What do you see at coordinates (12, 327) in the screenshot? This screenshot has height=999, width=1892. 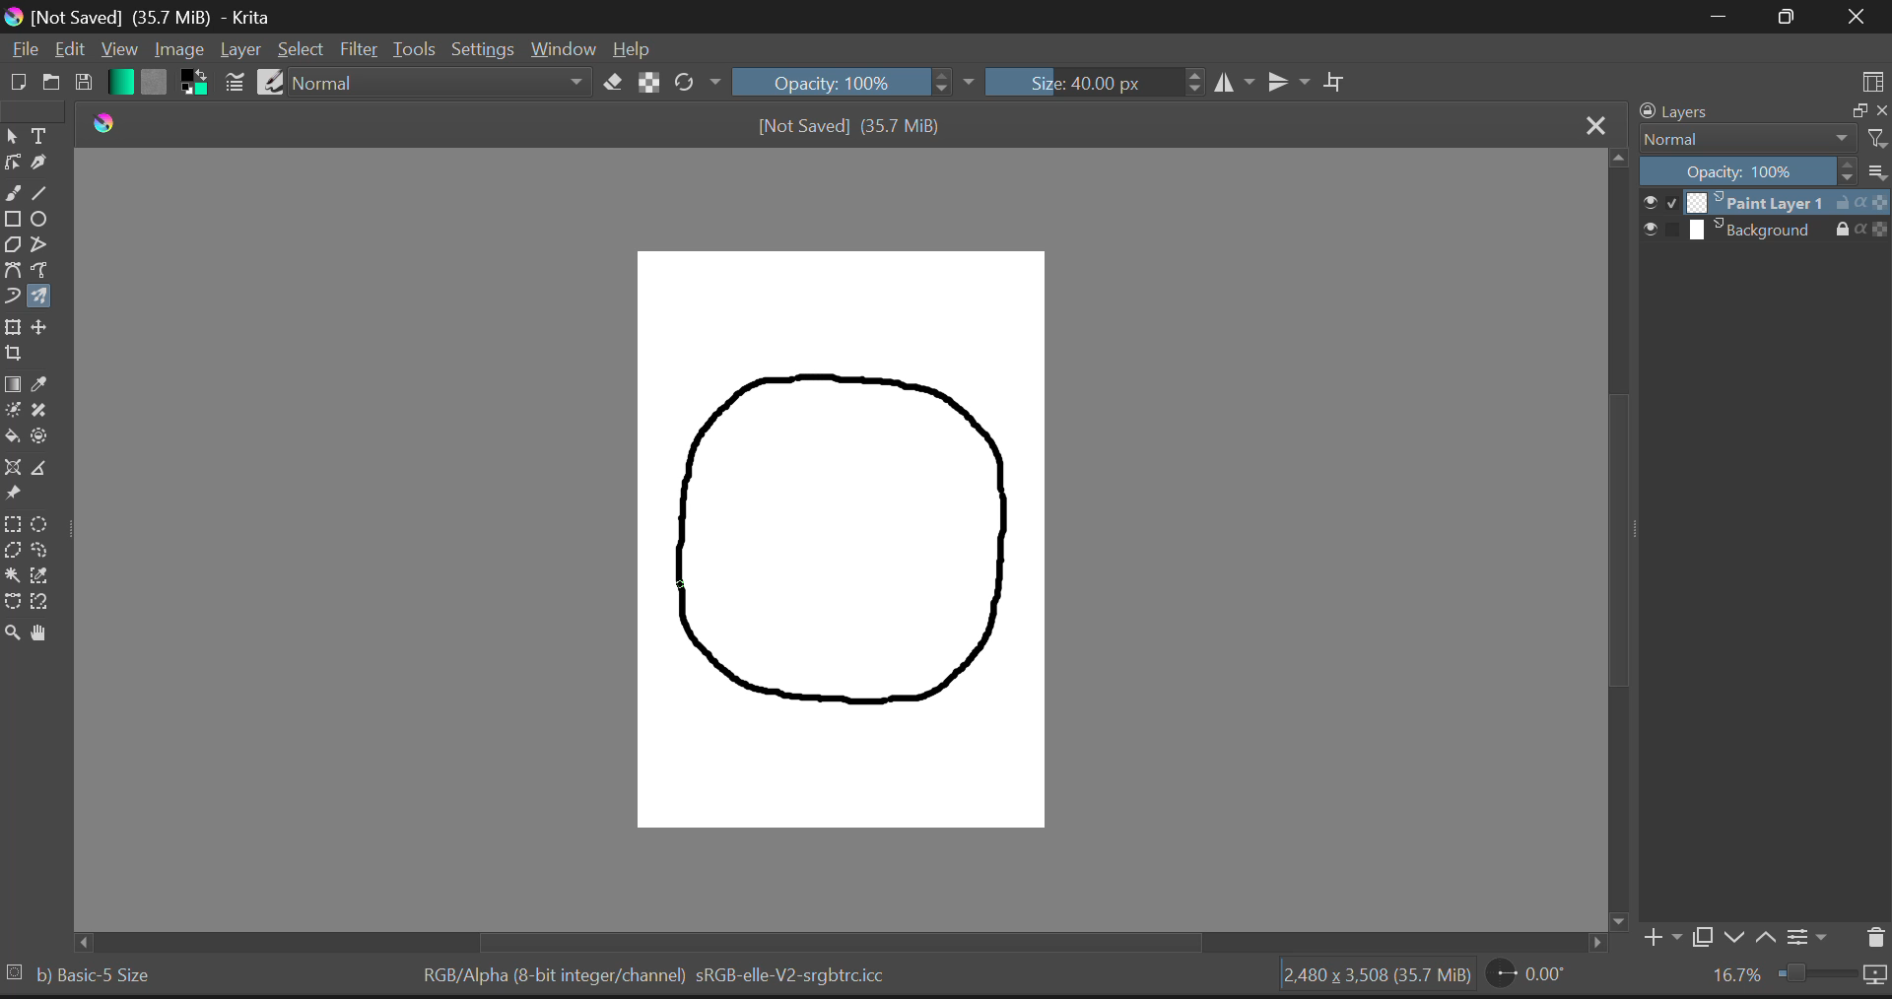 I see `Transform Layer` at bounding box center [12, 327].